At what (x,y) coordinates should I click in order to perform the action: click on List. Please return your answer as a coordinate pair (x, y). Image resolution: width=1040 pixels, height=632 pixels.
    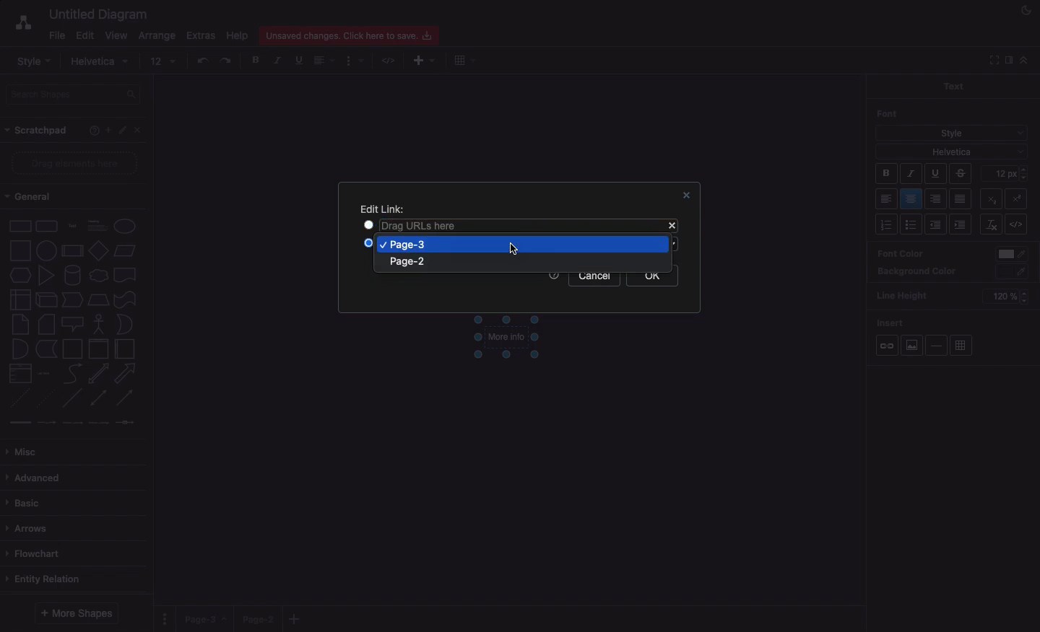
    Looking at the image, I should click on (885, 224).